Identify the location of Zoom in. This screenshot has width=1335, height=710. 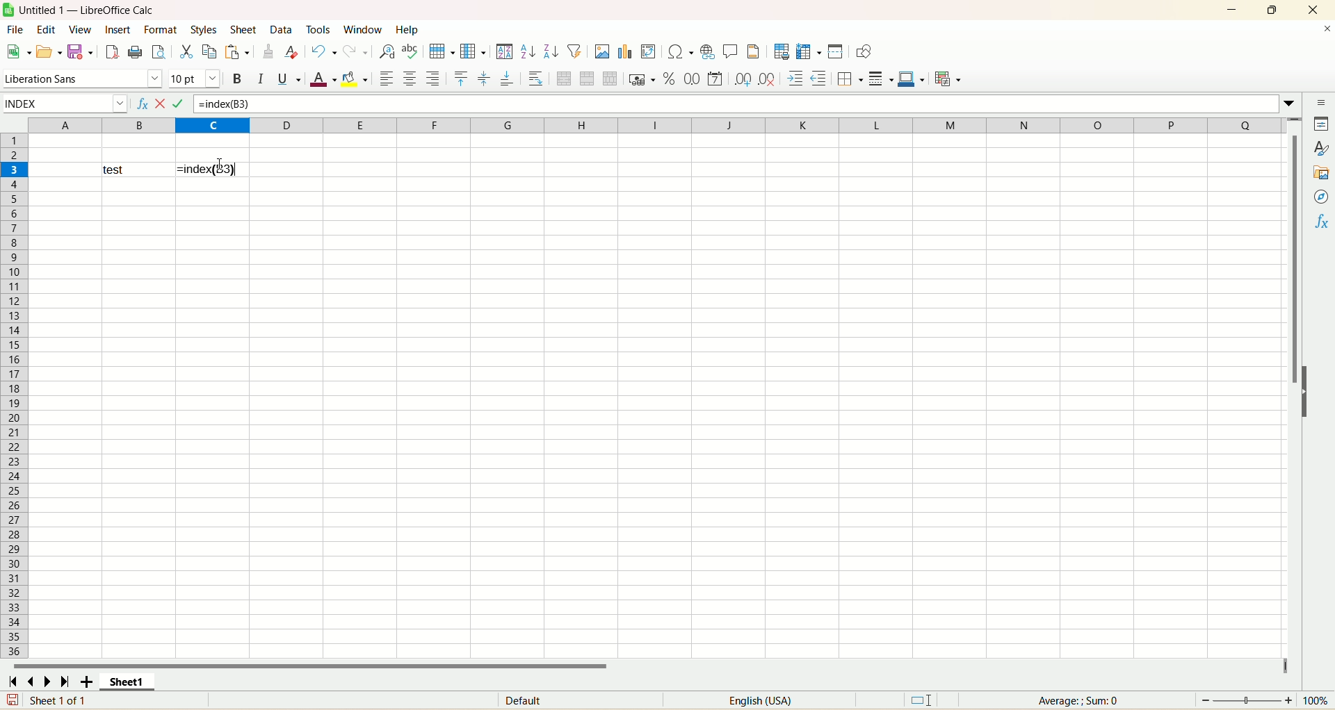
(1288, 700).